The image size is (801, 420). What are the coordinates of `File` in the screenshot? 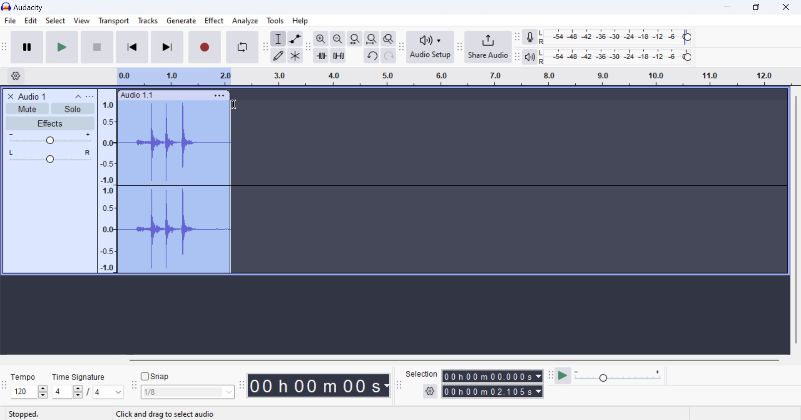 It's located at (10, 21).